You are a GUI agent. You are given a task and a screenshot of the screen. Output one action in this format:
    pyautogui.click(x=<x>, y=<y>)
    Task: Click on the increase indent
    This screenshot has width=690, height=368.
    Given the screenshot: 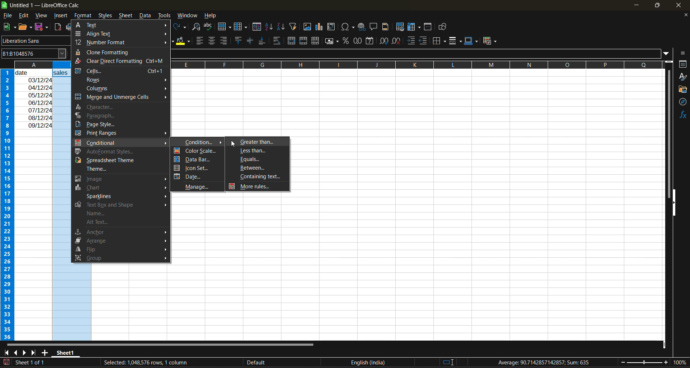 What is the action you would take?
    pyautogui.click(x=411, y=41)
    